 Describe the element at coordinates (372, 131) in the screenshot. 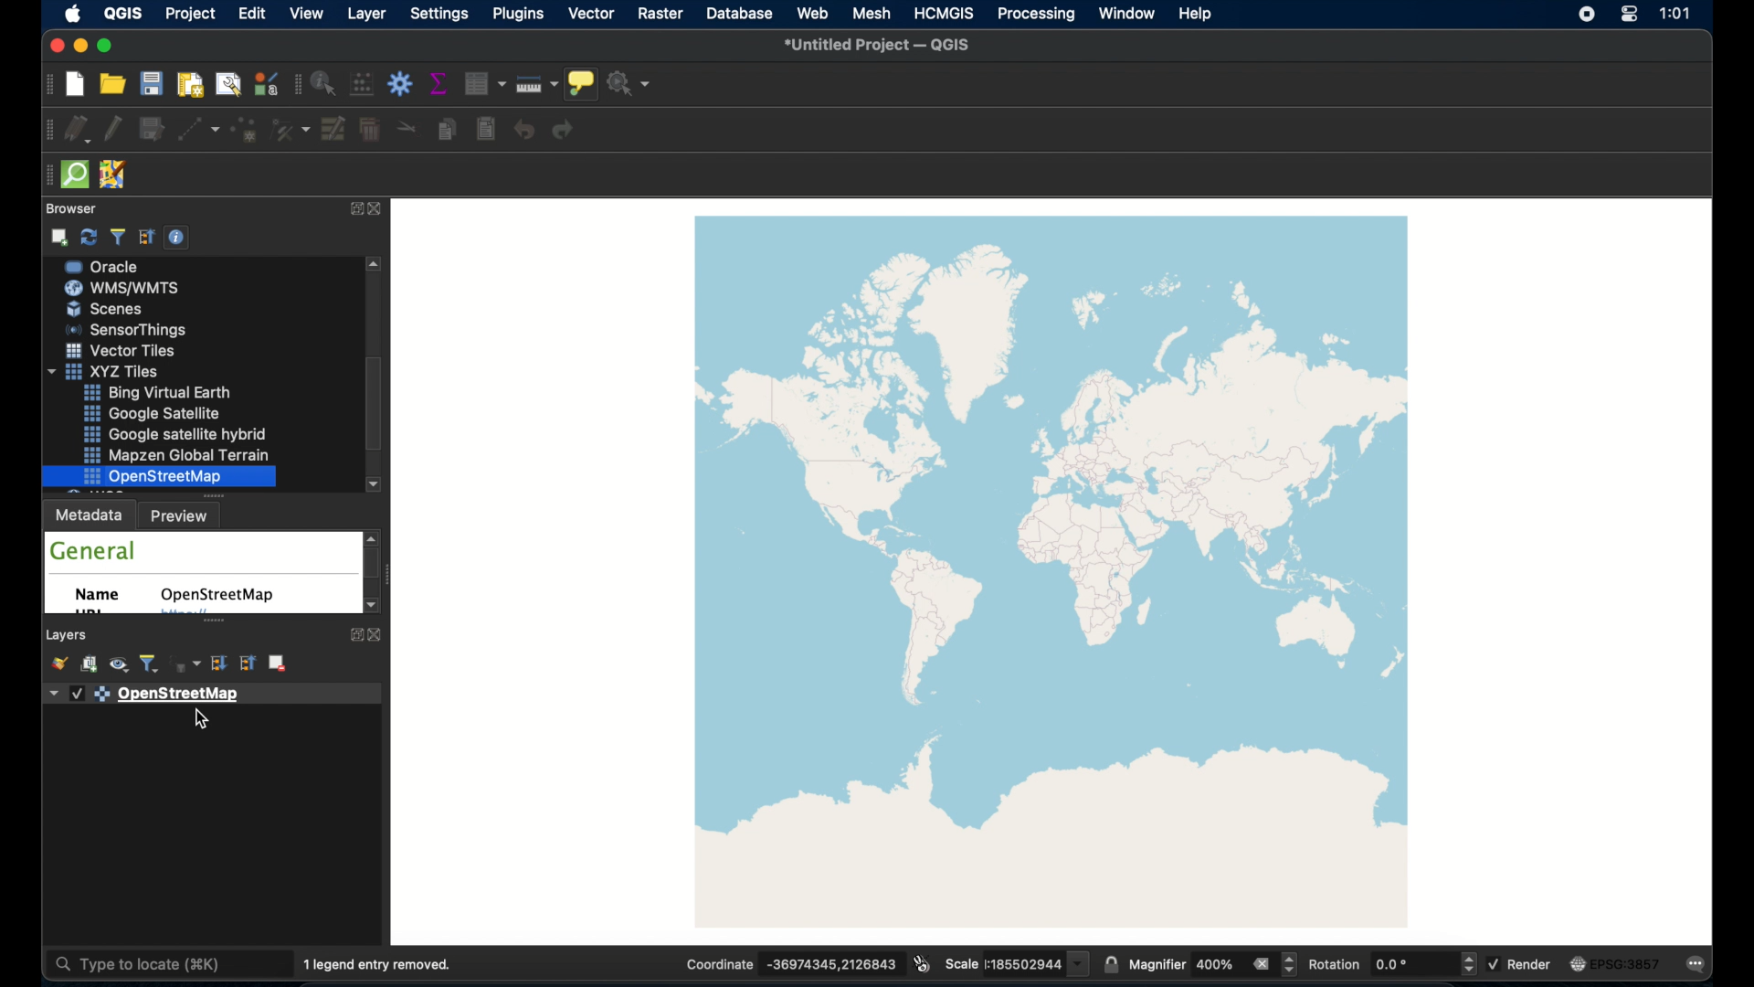

I see `delete selected` at that location.